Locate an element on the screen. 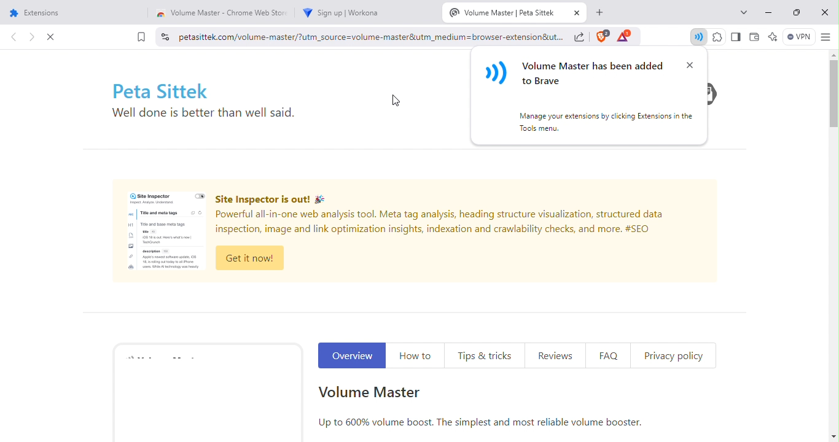  Volume master extension information is located at coordinates (478, 407).